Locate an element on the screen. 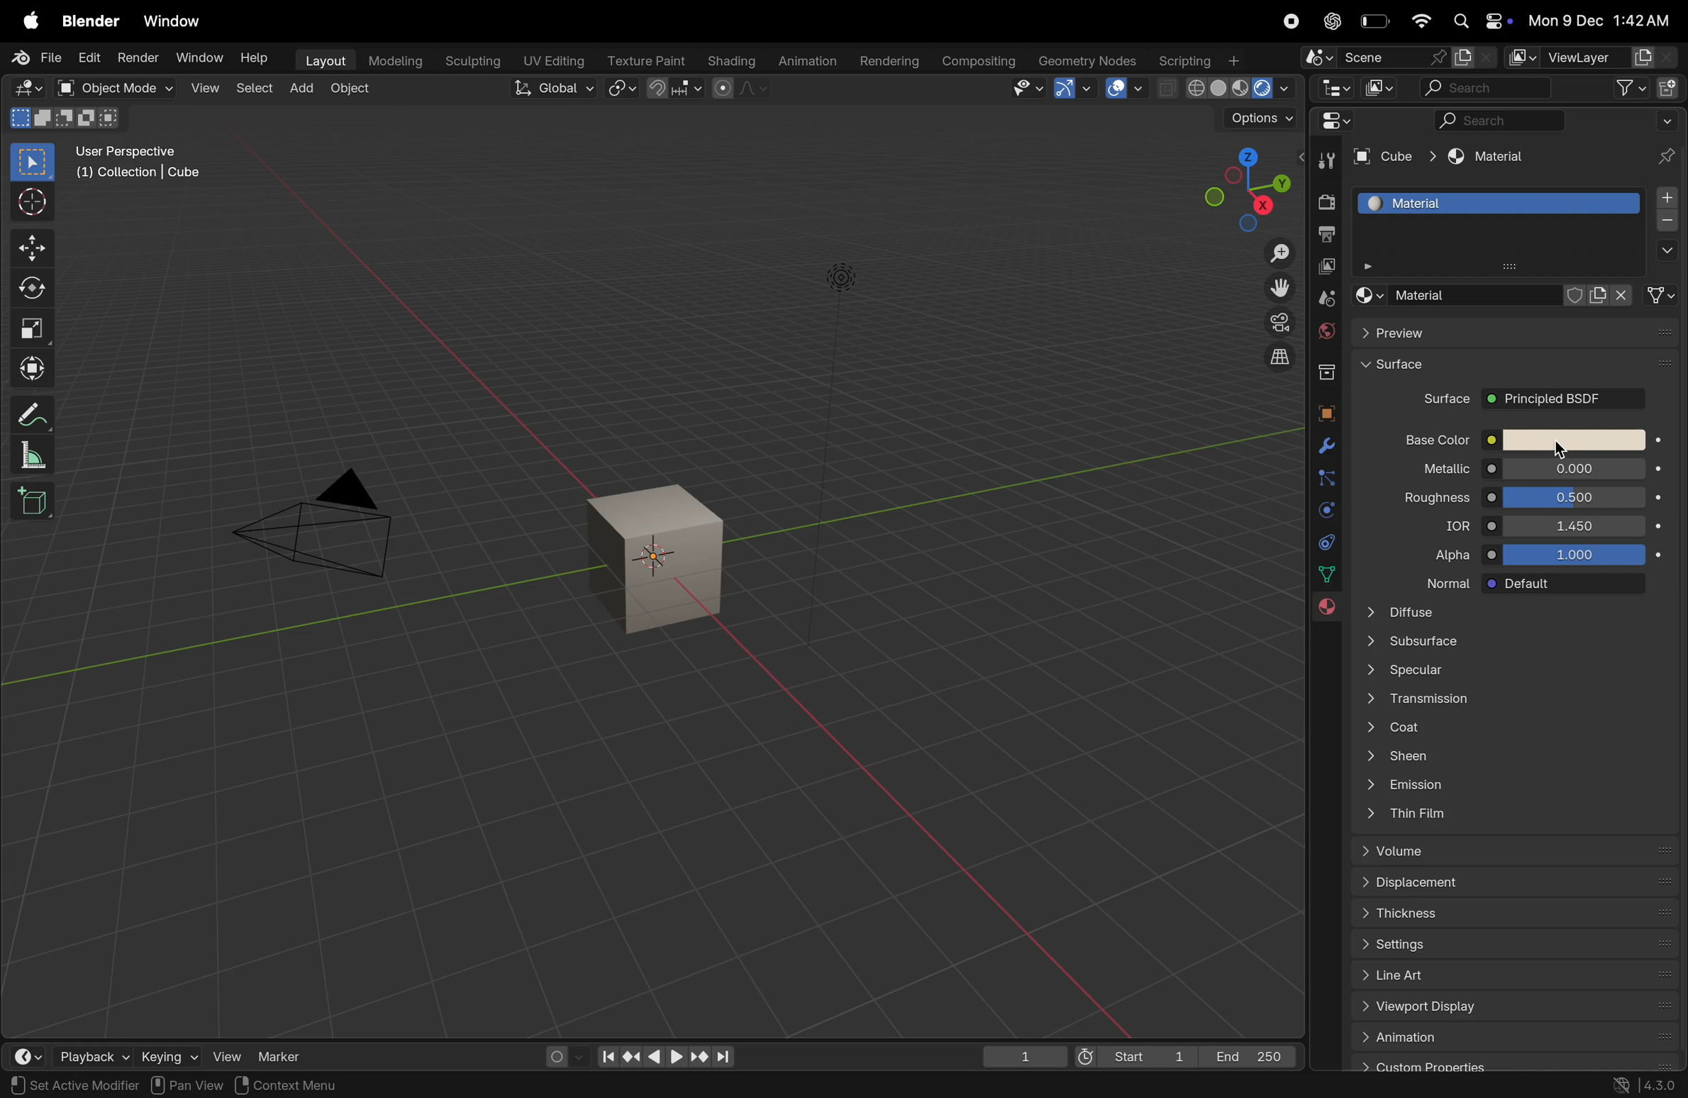  view is located at coordinates (218, 1055).